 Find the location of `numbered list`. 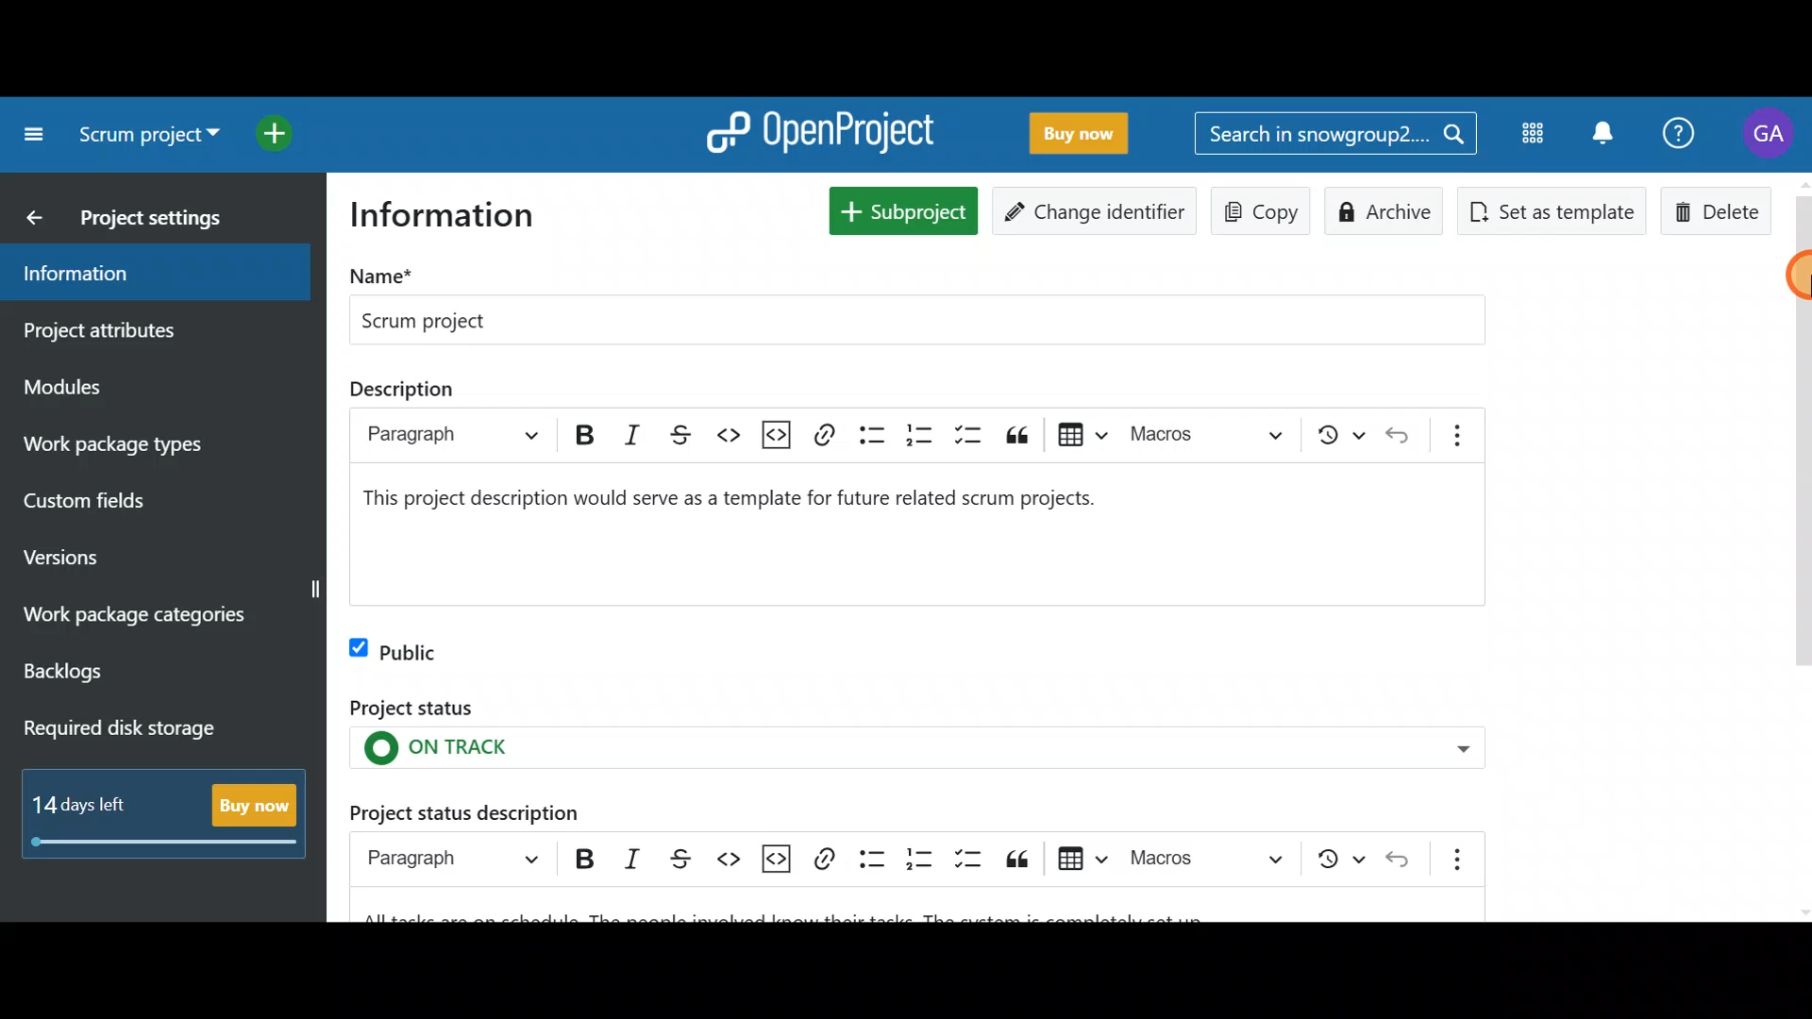

numbered list is located at coordinates (919, 434).